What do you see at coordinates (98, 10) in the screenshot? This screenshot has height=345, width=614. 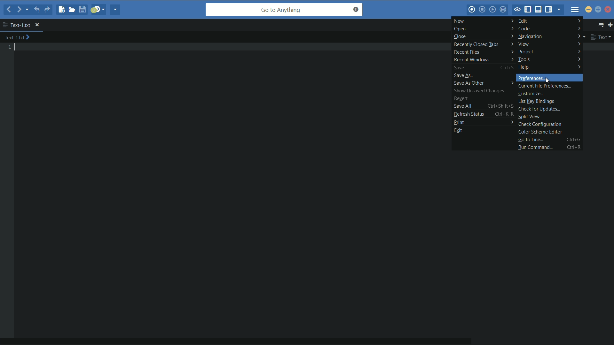 I see `jump to next syntax correcting result` at bounding box center [98, 10].